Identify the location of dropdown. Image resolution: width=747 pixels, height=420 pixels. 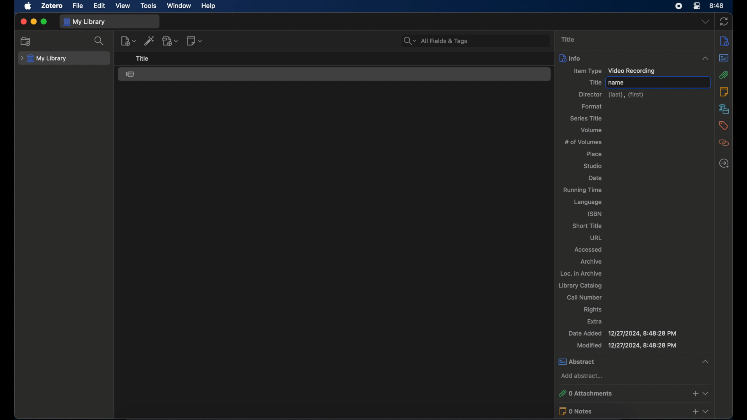
(705, 22).